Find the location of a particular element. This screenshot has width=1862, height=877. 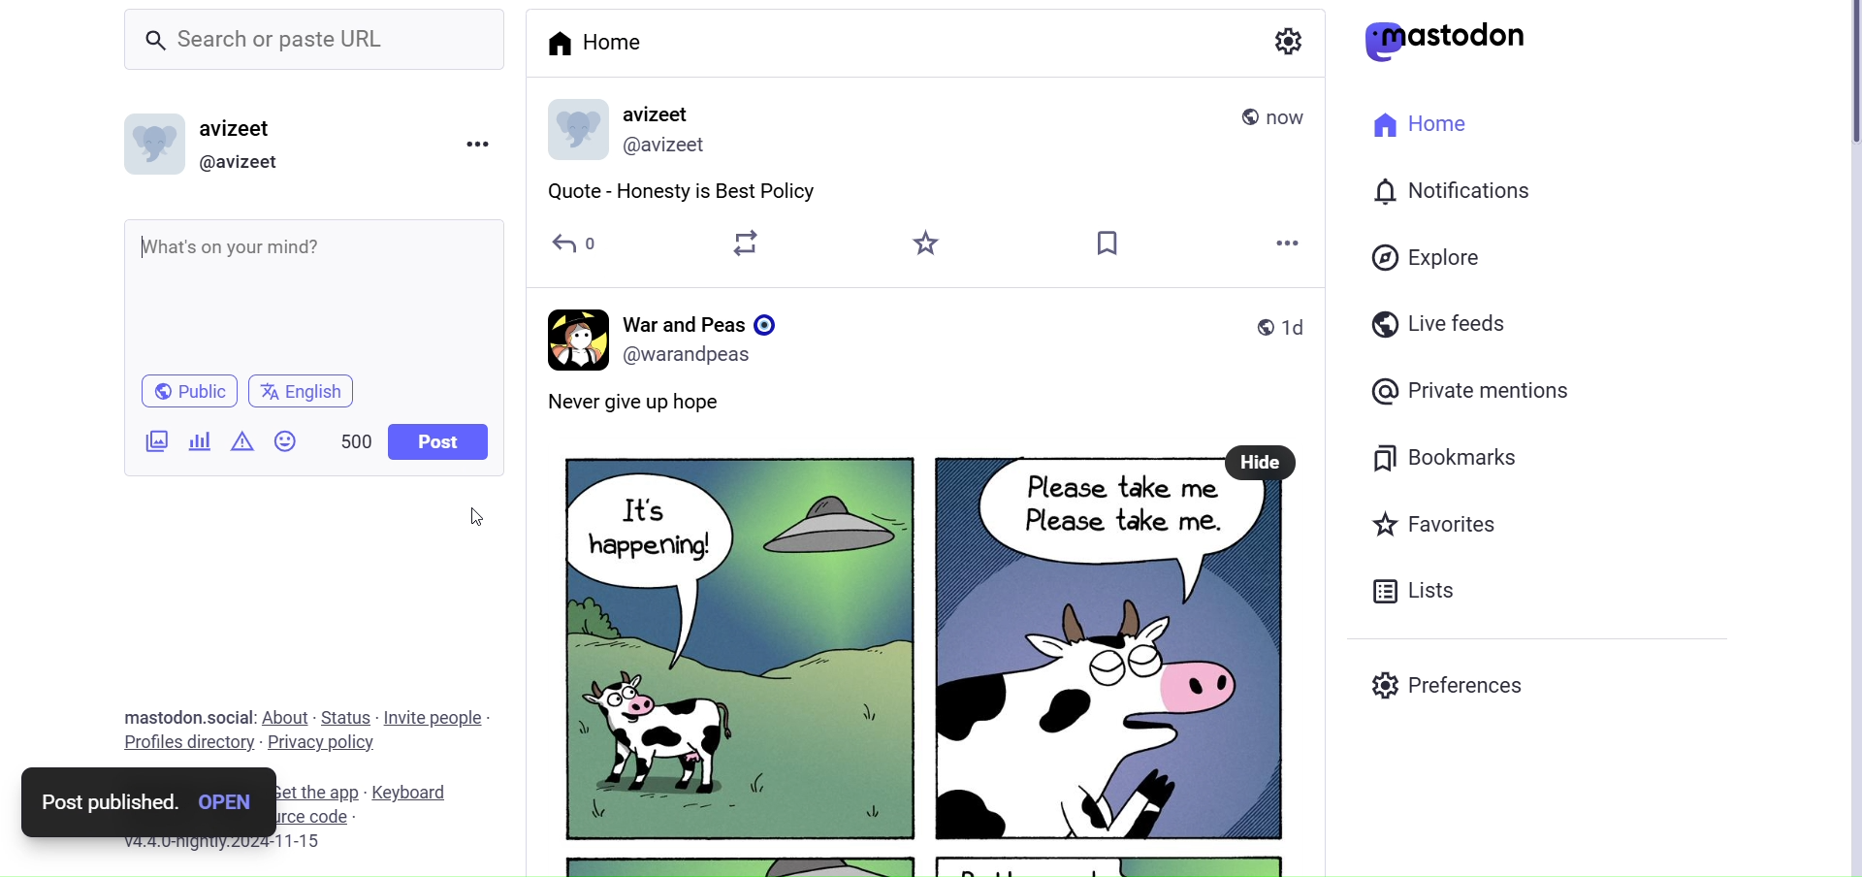

Status is located at coordinates (347, 716).